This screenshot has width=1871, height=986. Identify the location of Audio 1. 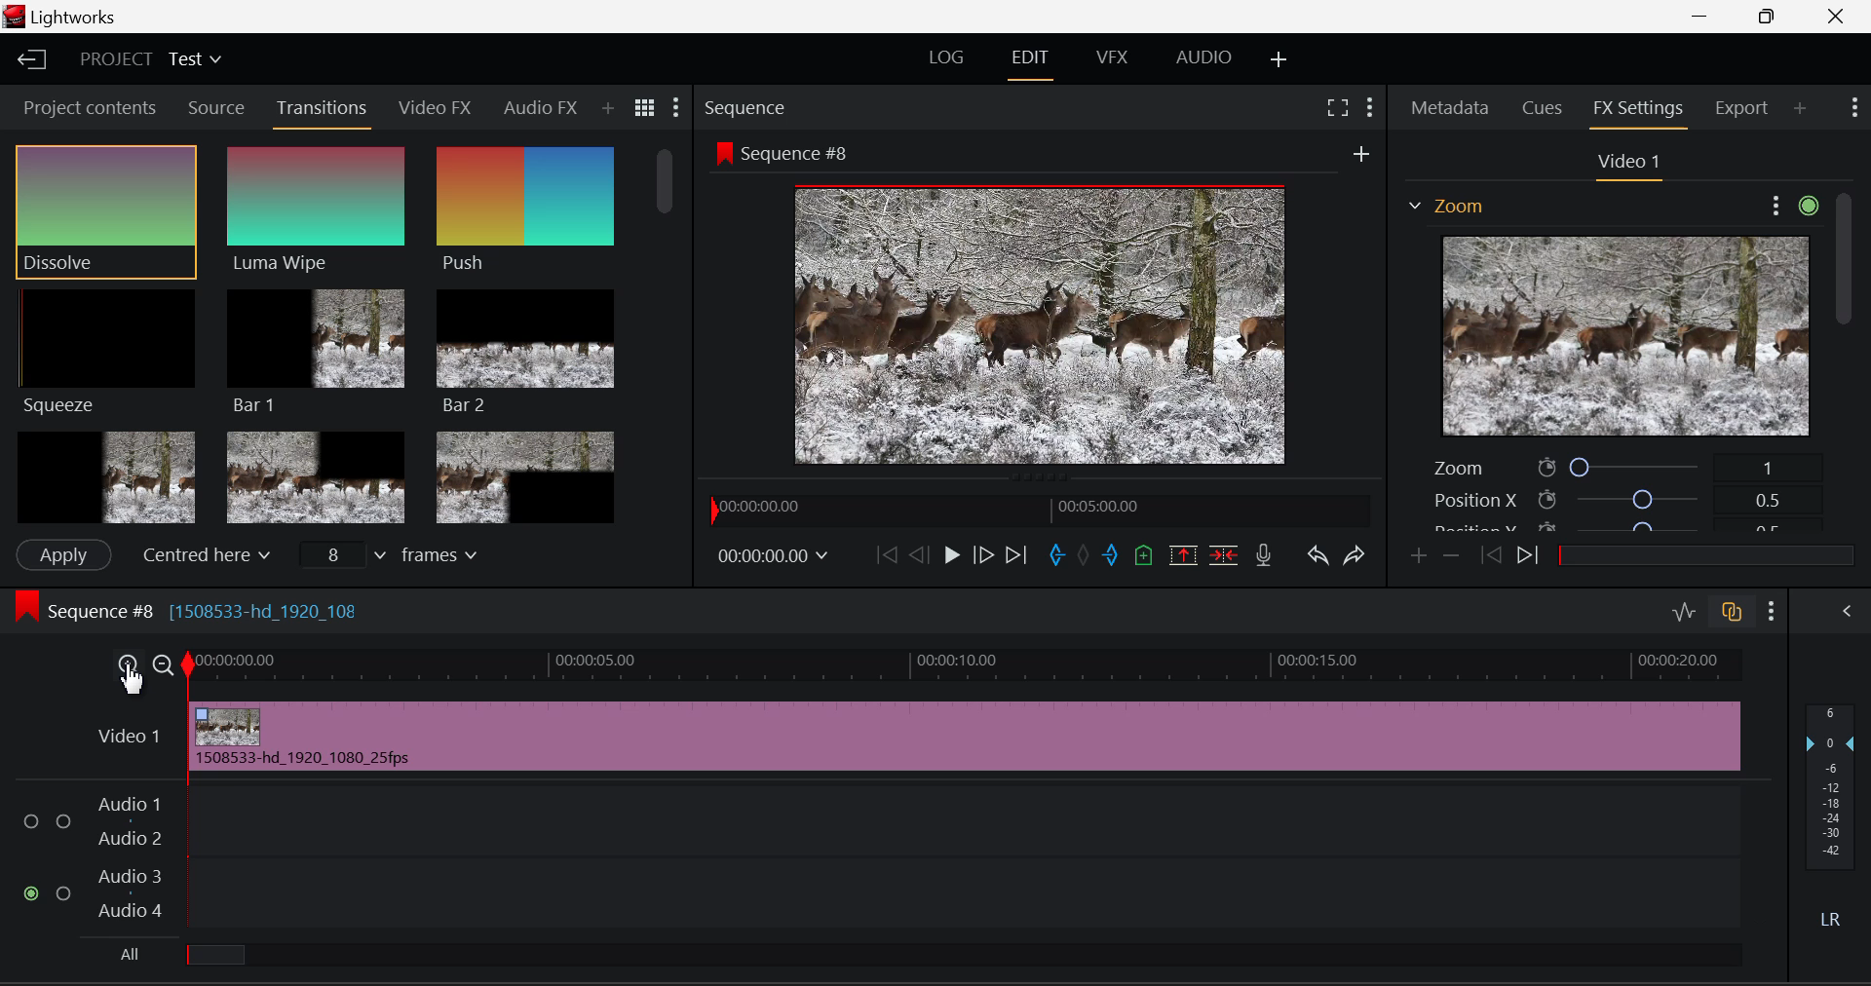
(131, 805).